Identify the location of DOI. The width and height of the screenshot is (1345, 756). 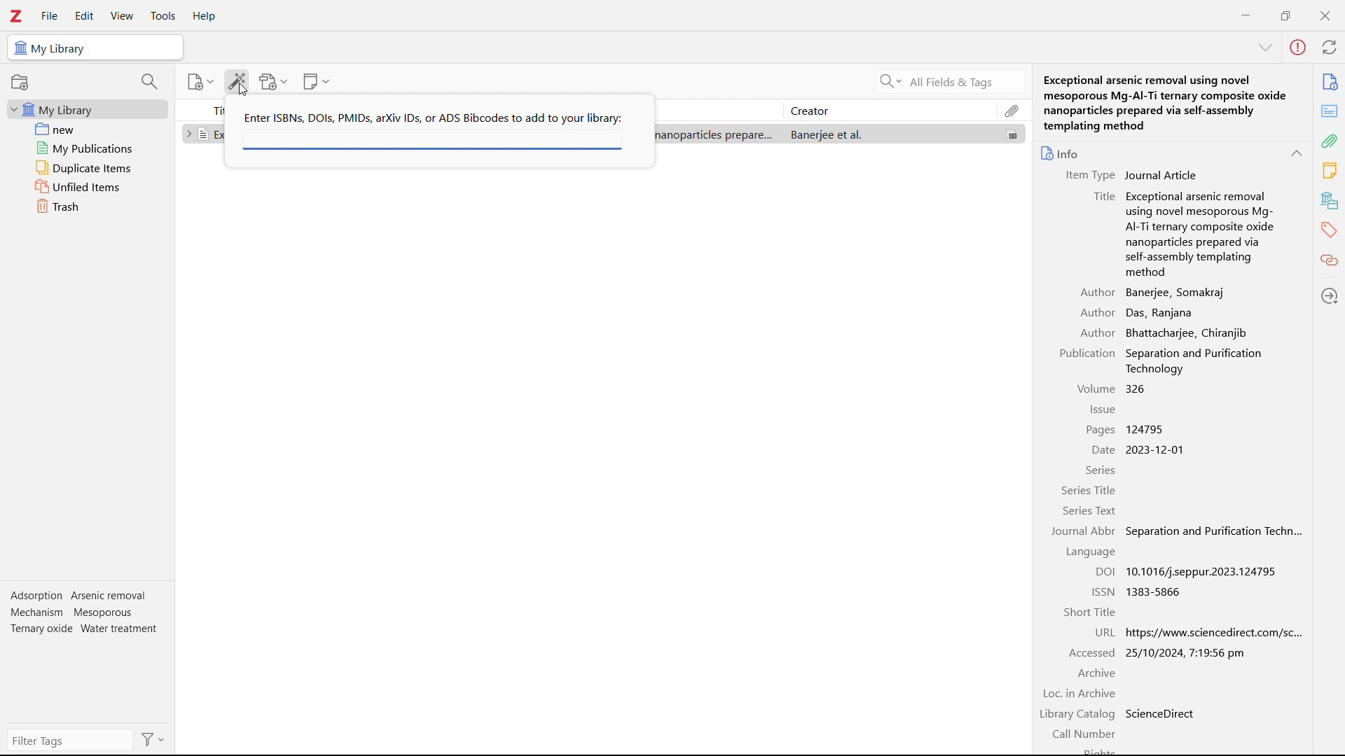
(1105, 571).